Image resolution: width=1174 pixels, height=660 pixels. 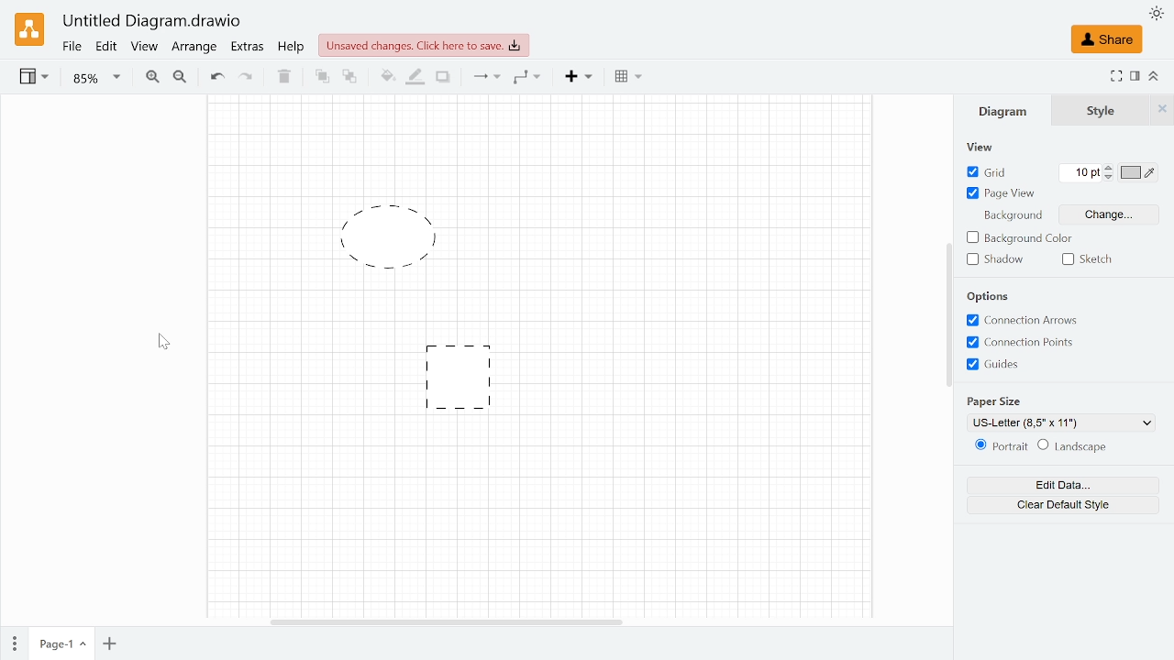 What do you see at coordinates (1117, 76) in the screenshot?
I see `` at bounding box center [1117, 76].